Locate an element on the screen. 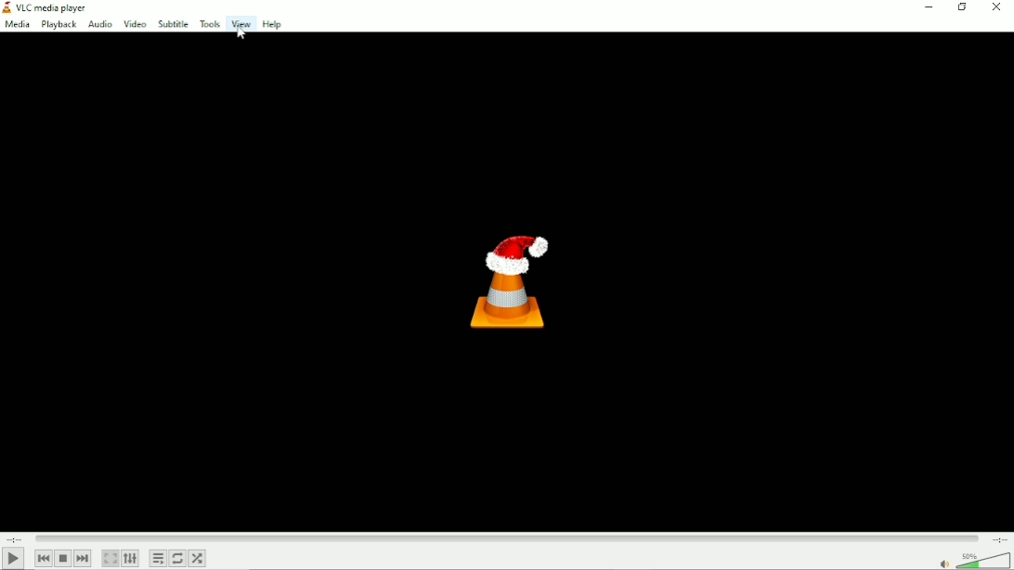 Image resolution: width=1014 pixels, height=570 pixels. Video is located at coordinates (134, 23).